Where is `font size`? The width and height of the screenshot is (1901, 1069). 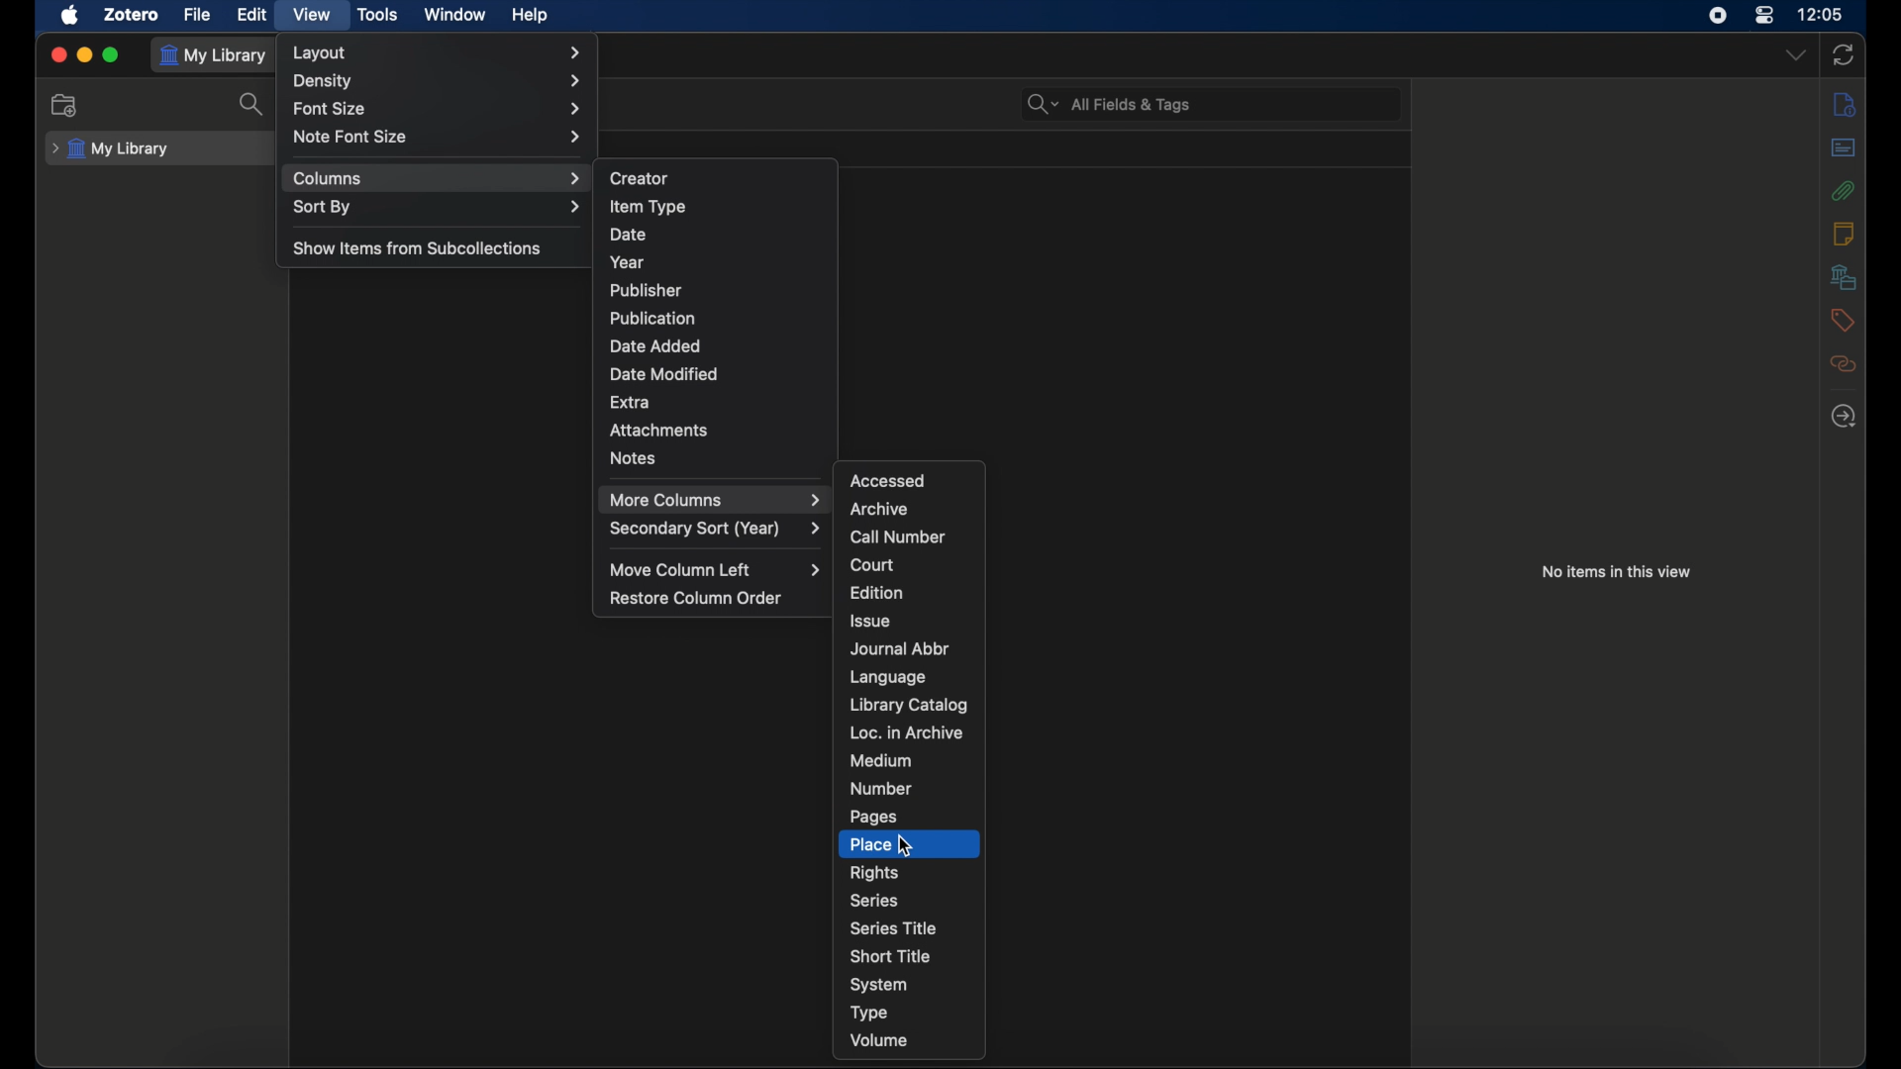
font size is located at coordinates (438, 107).